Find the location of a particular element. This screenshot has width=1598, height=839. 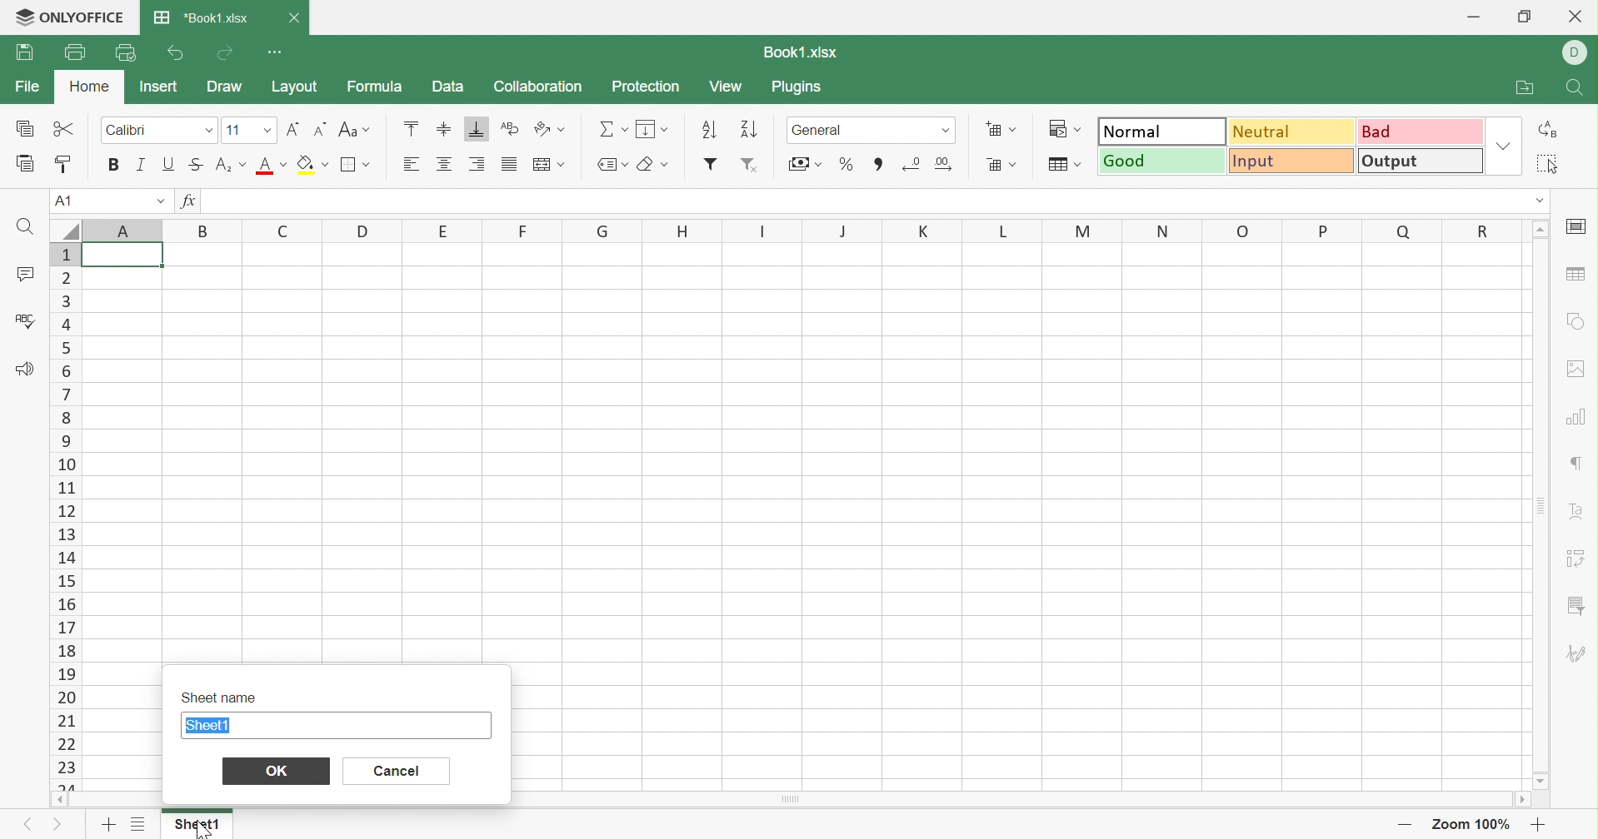

Minimize is located at coordinates (1473, 16).